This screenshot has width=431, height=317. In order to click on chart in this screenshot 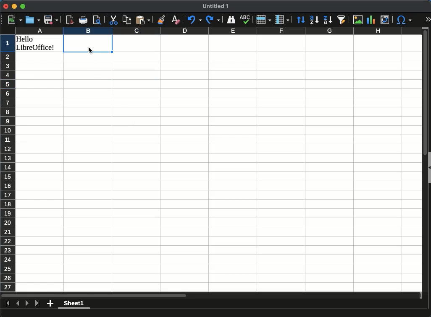, I will do `click(371, 20)`.